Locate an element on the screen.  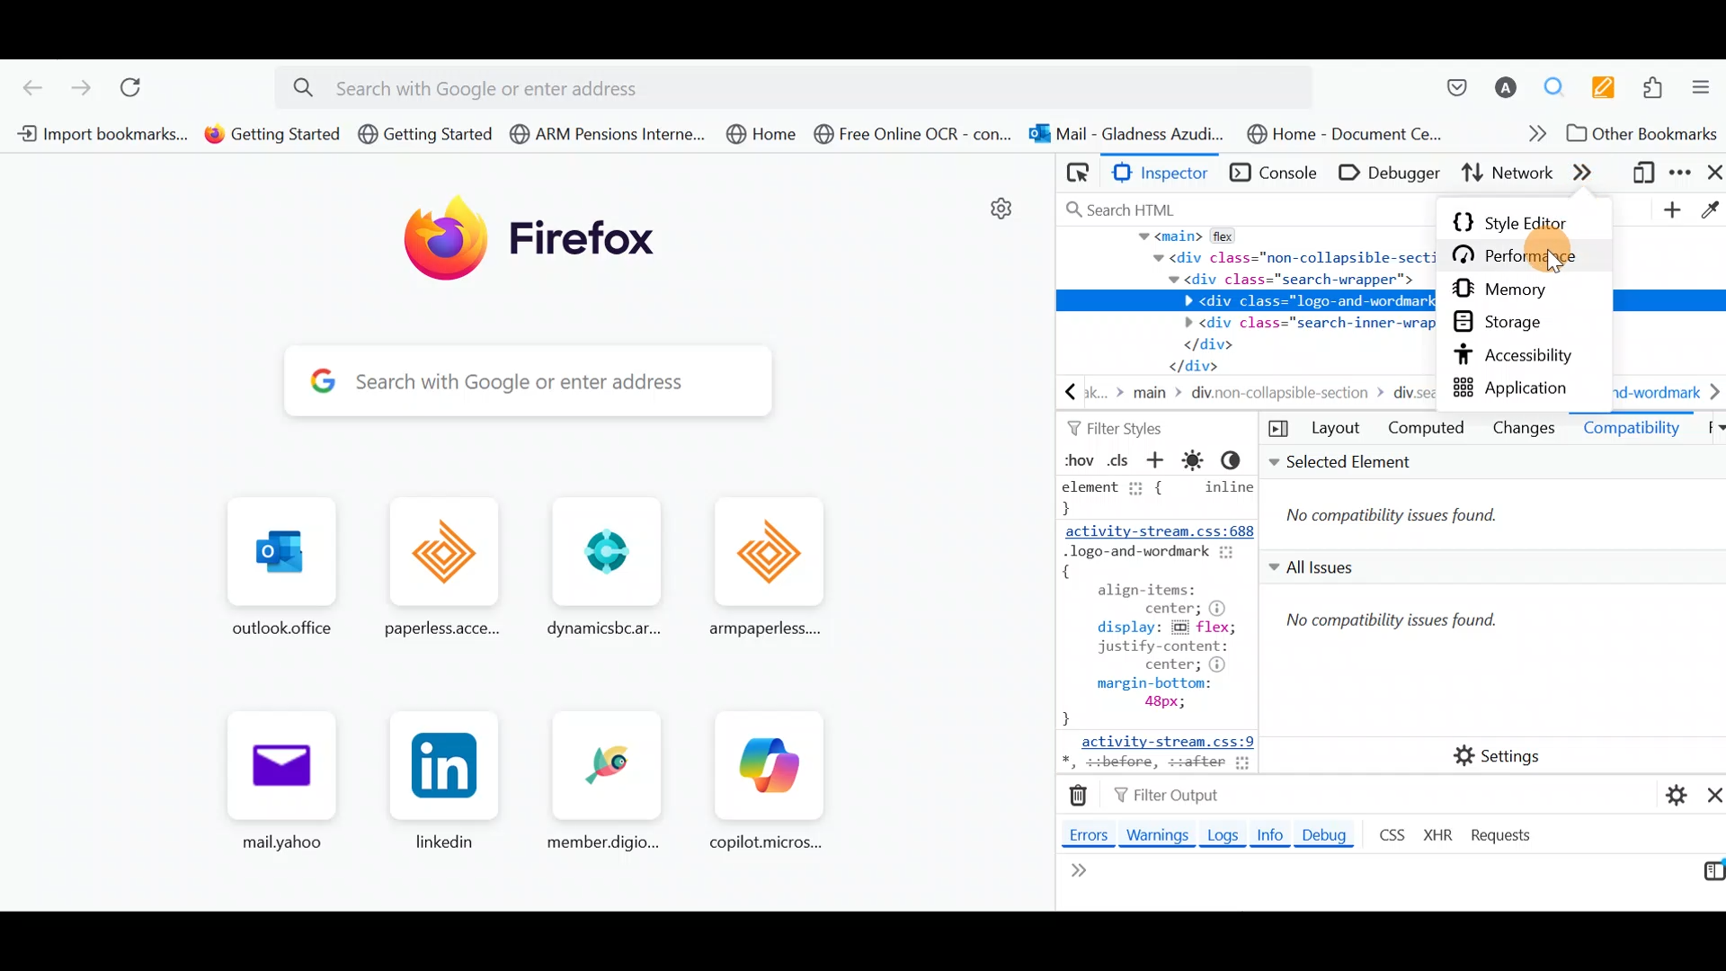
Bookmark 6 is located at coordinates (913, 138).